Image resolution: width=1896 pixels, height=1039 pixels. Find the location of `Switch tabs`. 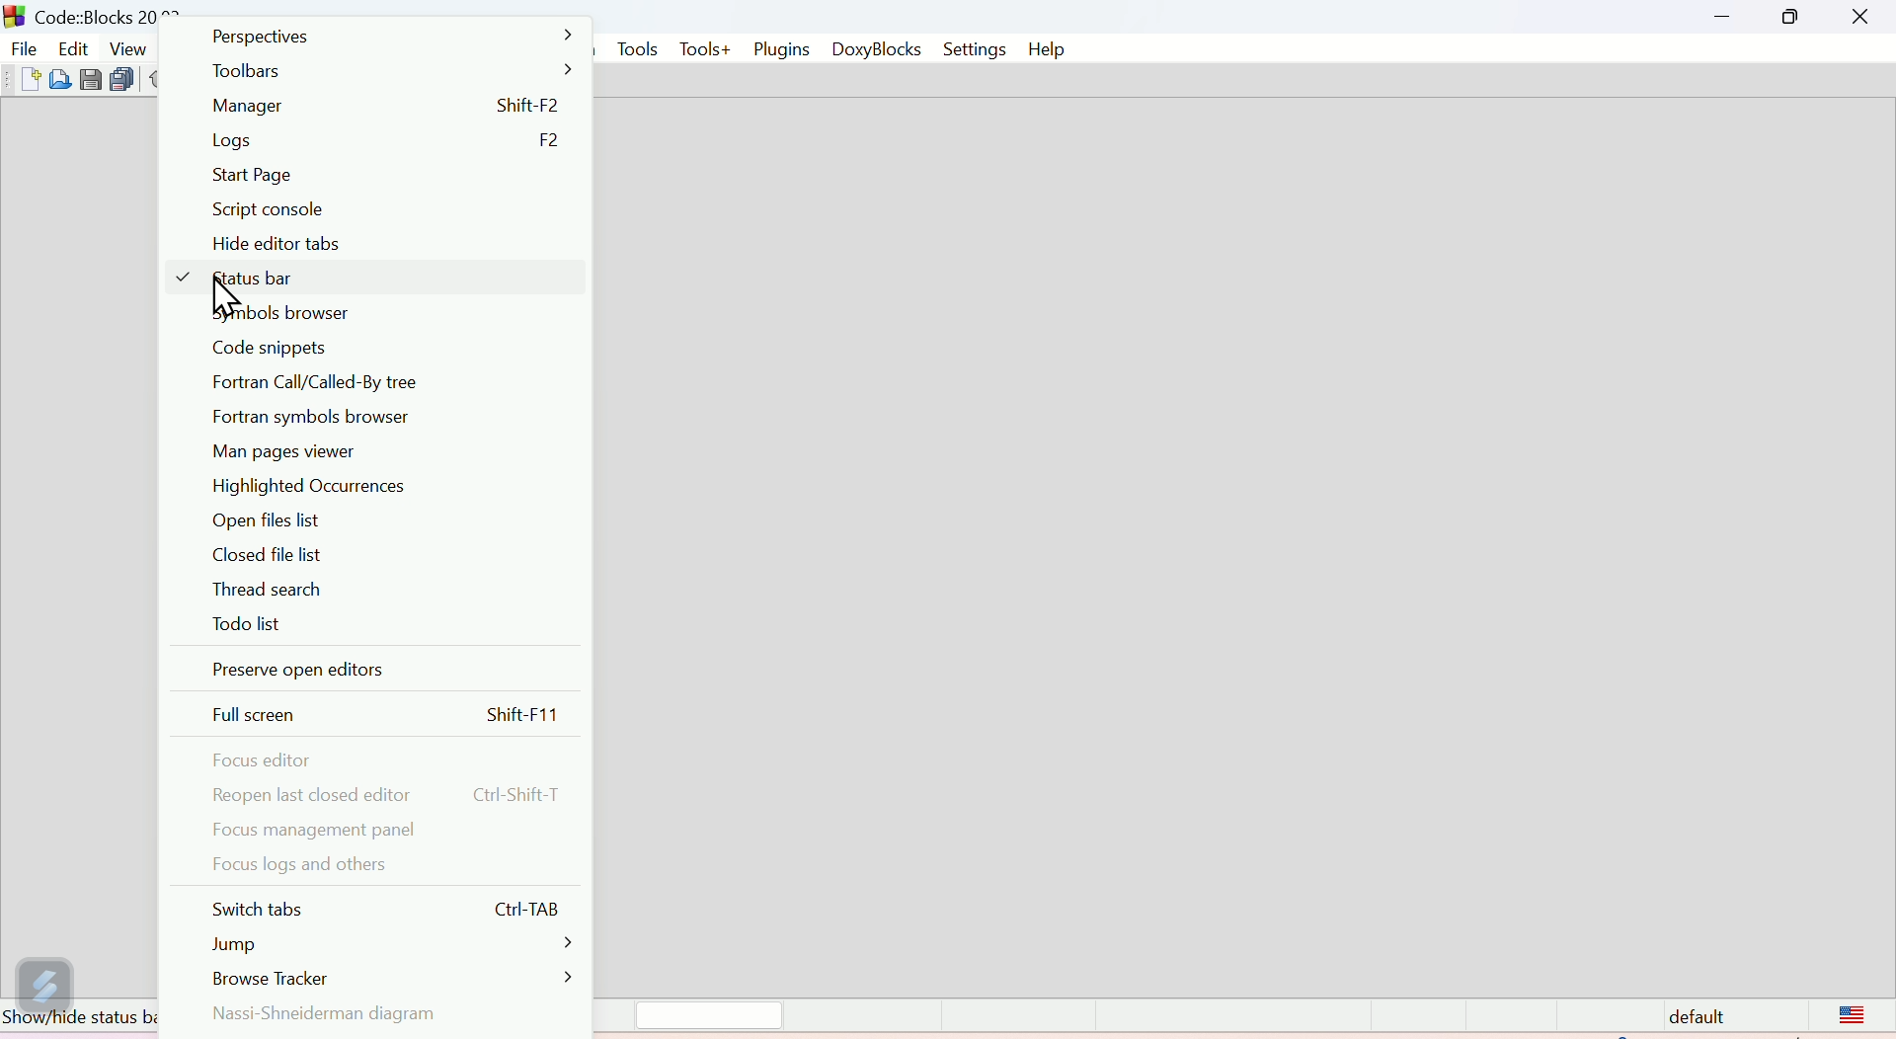

Switch tabs is located at coordinates (389, 913).